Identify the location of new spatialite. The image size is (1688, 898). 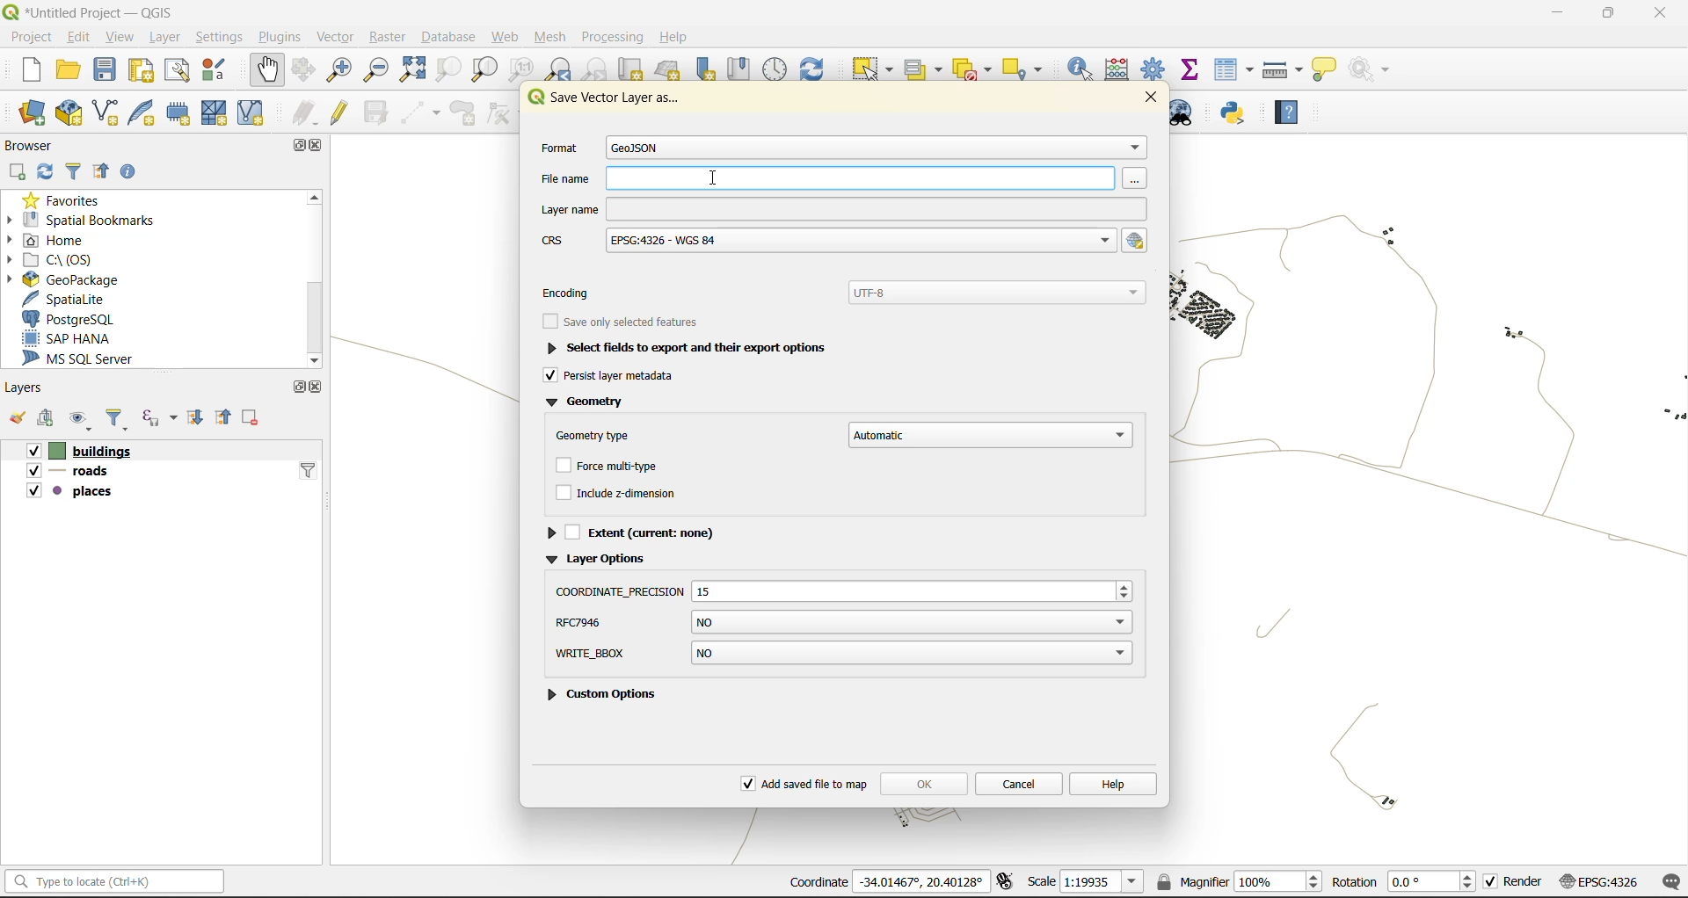
(146, 111).